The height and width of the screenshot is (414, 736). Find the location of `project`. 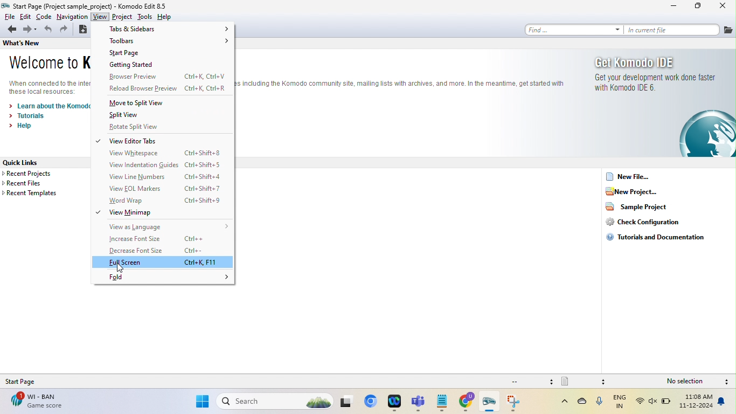

project is located at coordinates (123, 17).